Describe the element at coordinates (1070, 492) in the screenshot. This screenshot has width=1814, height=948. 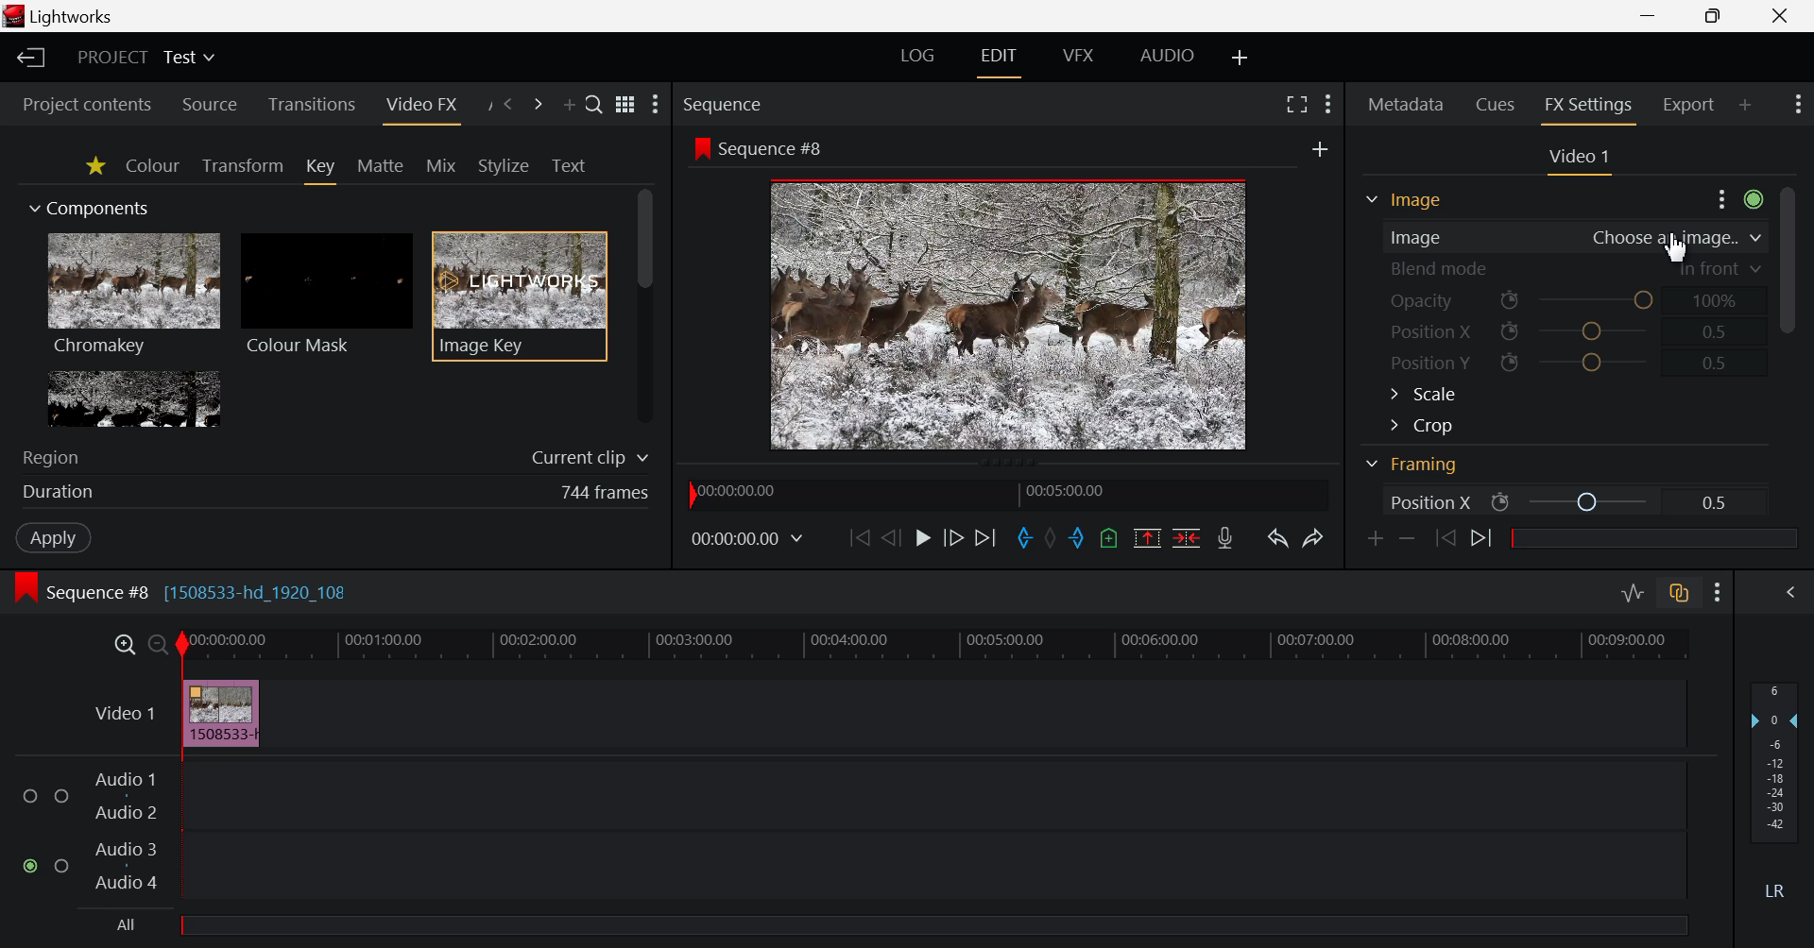
I see `00:05:00.00` at that location.